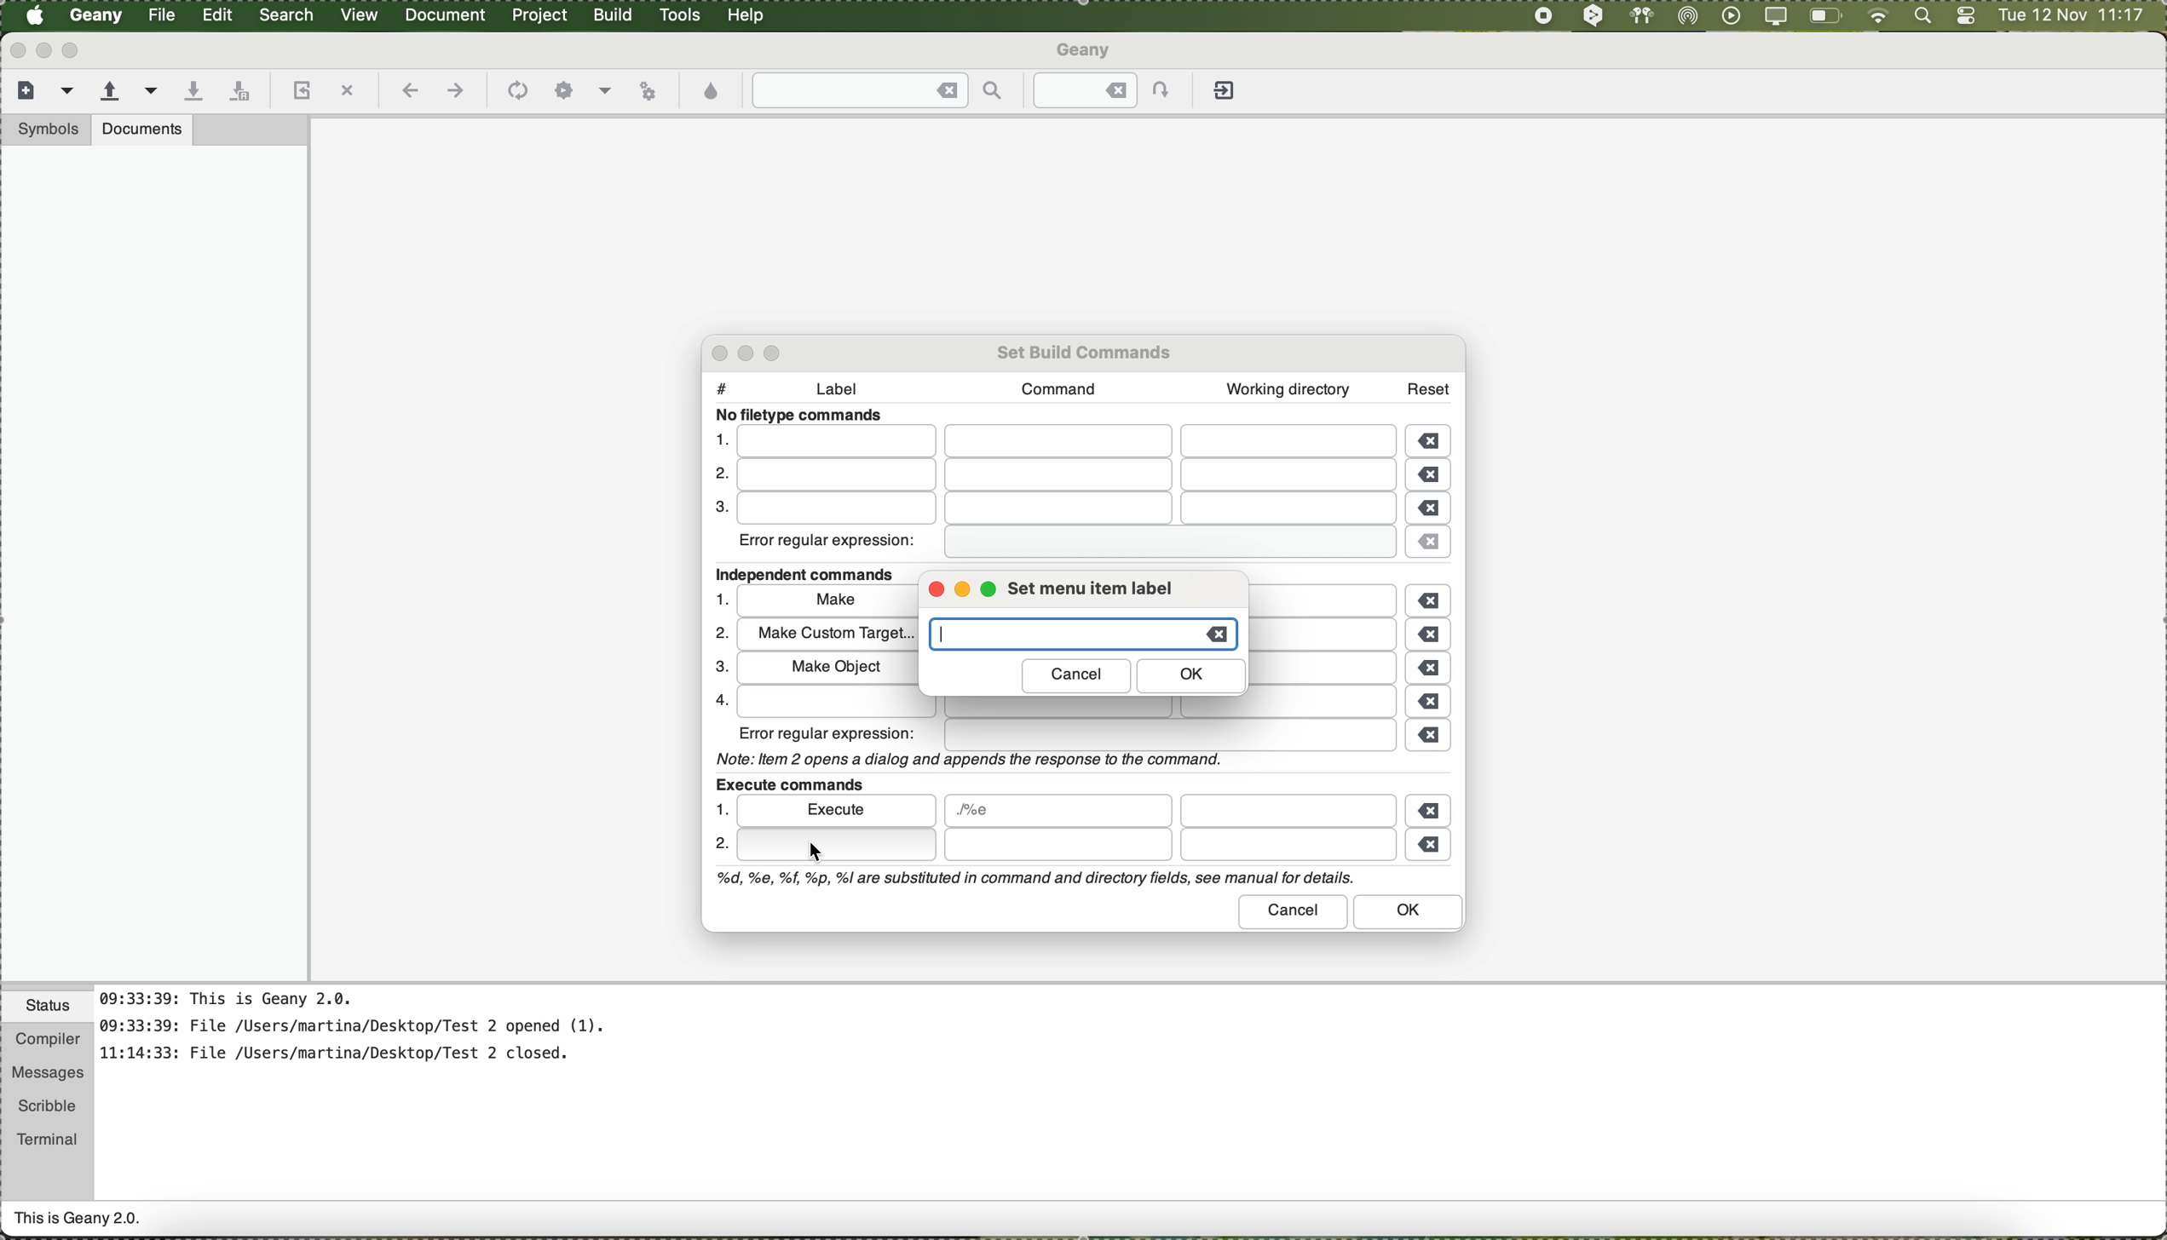 Image resolution: width=2167 pixels, height=1240 pixels. What do you see at coordinates (723, 599) in the screenshot?
I see `1` at bounding box center [723, 599].